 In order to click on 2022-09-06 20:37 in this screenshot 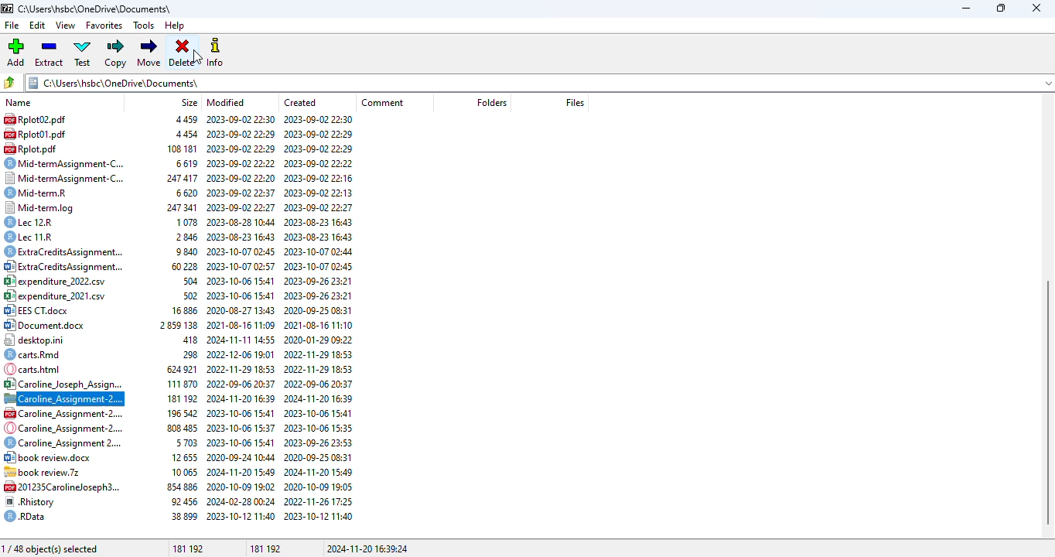, I will do `click(241, 383)`.